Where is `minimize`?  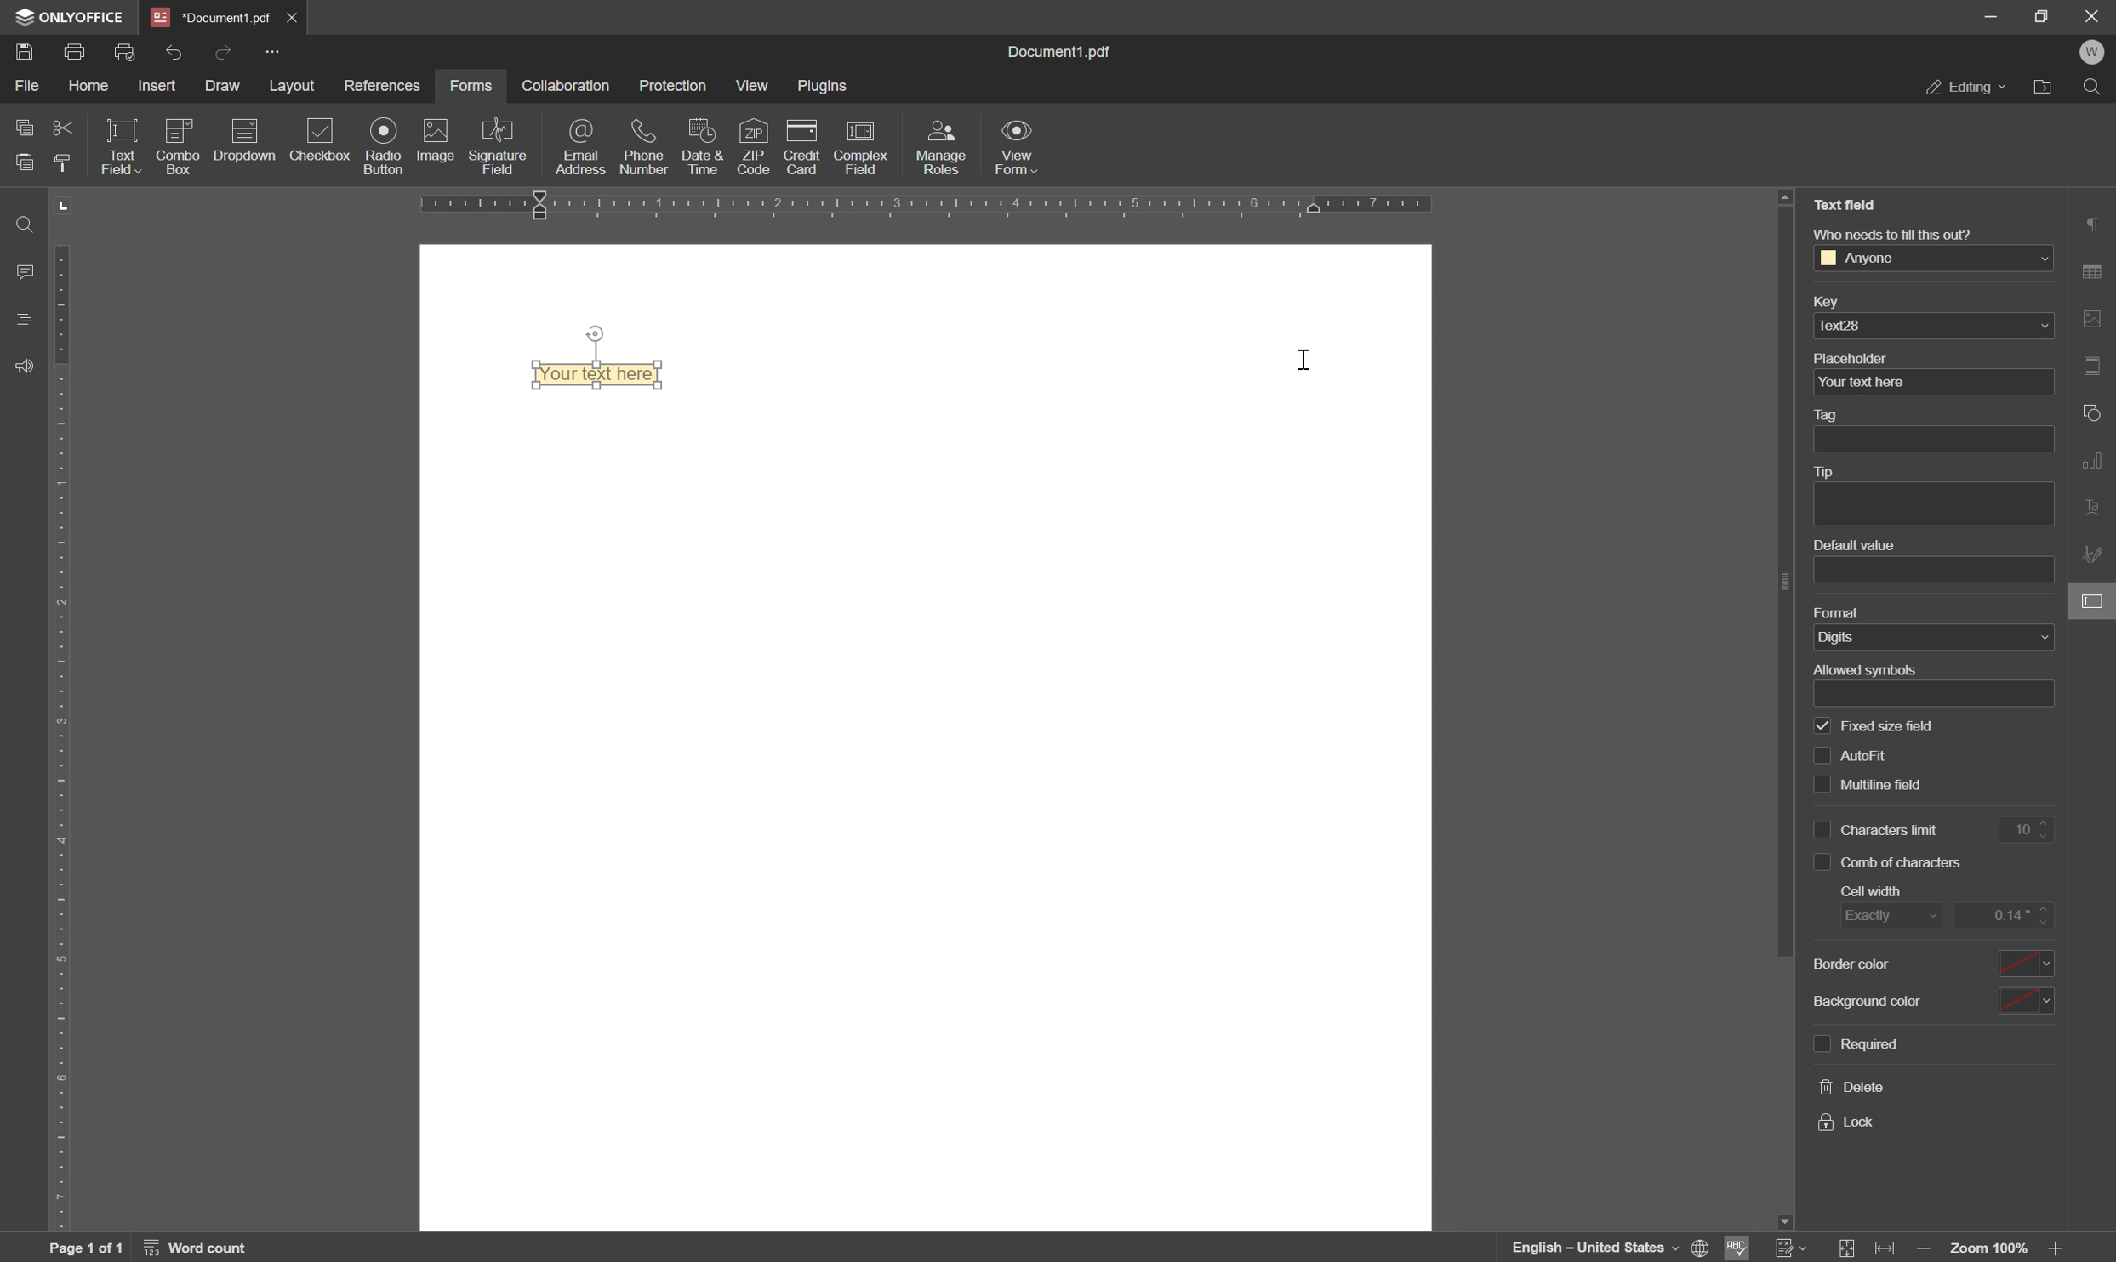
minimize is located at coordinates (1992, 16).